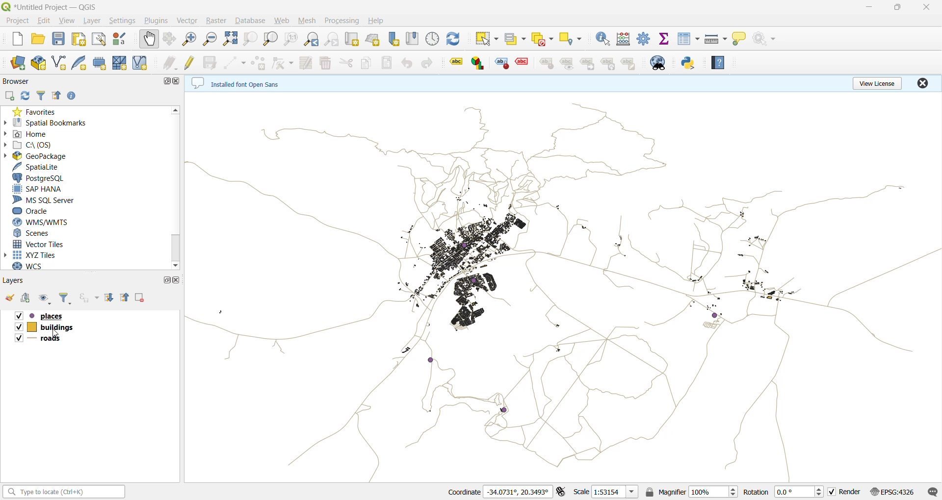 The height and width of the screenshot is (500, 942). What do you see at coordinates (61, 40) in the screenshot?
I see `save` at bounding box center [61, 40].